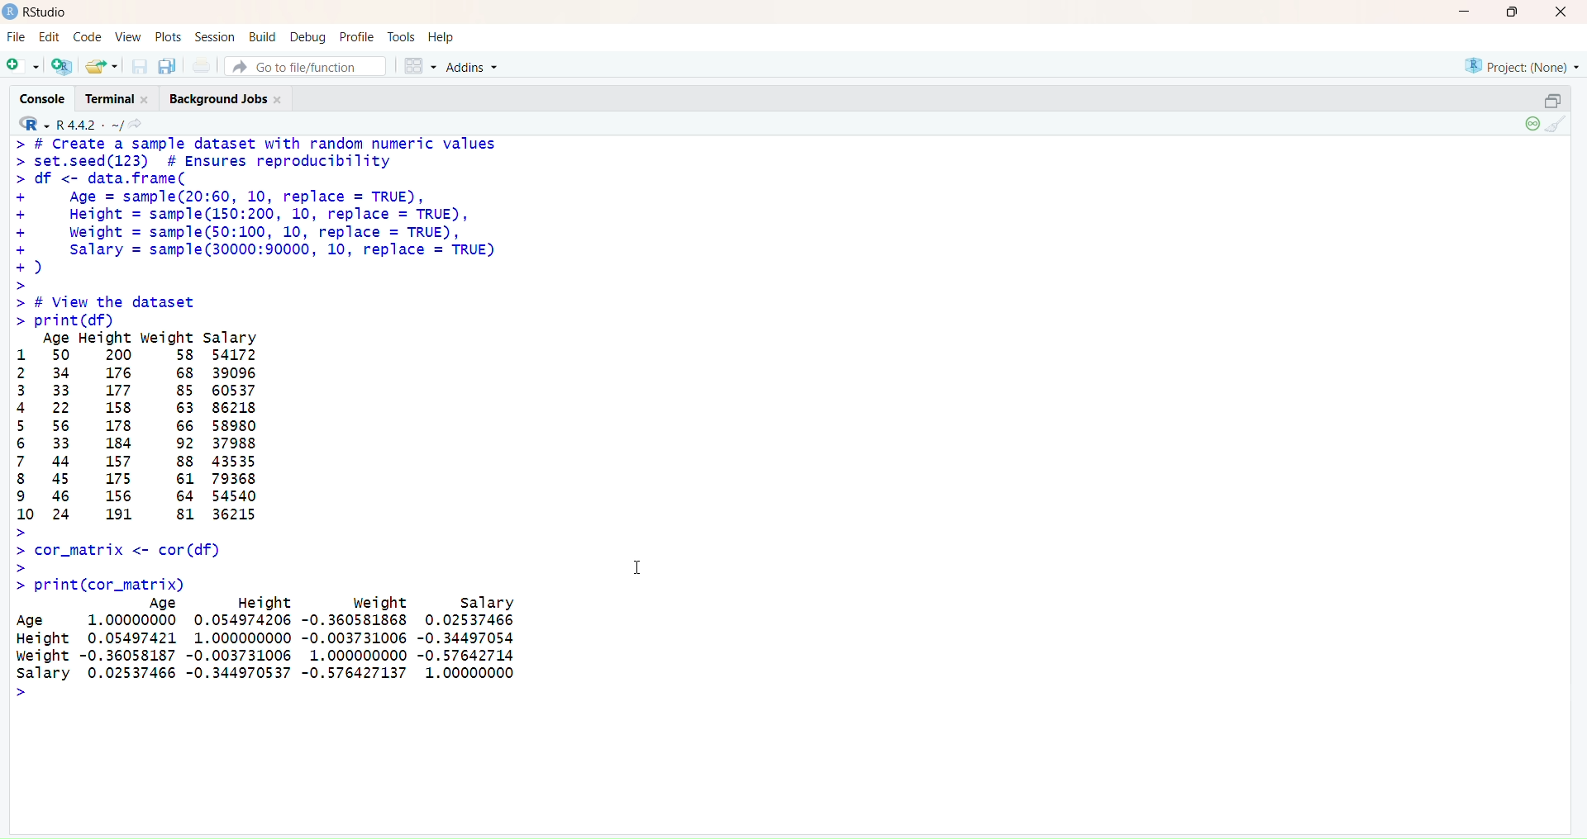  Describe the element at coordinates (48, 97) in the screenshot. I see `Console` at that location.